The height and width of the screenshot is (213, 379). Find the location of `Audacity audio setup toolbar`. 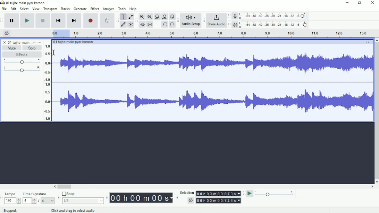

Audacity audio setup toolbar is located at coordinates (178, 20).